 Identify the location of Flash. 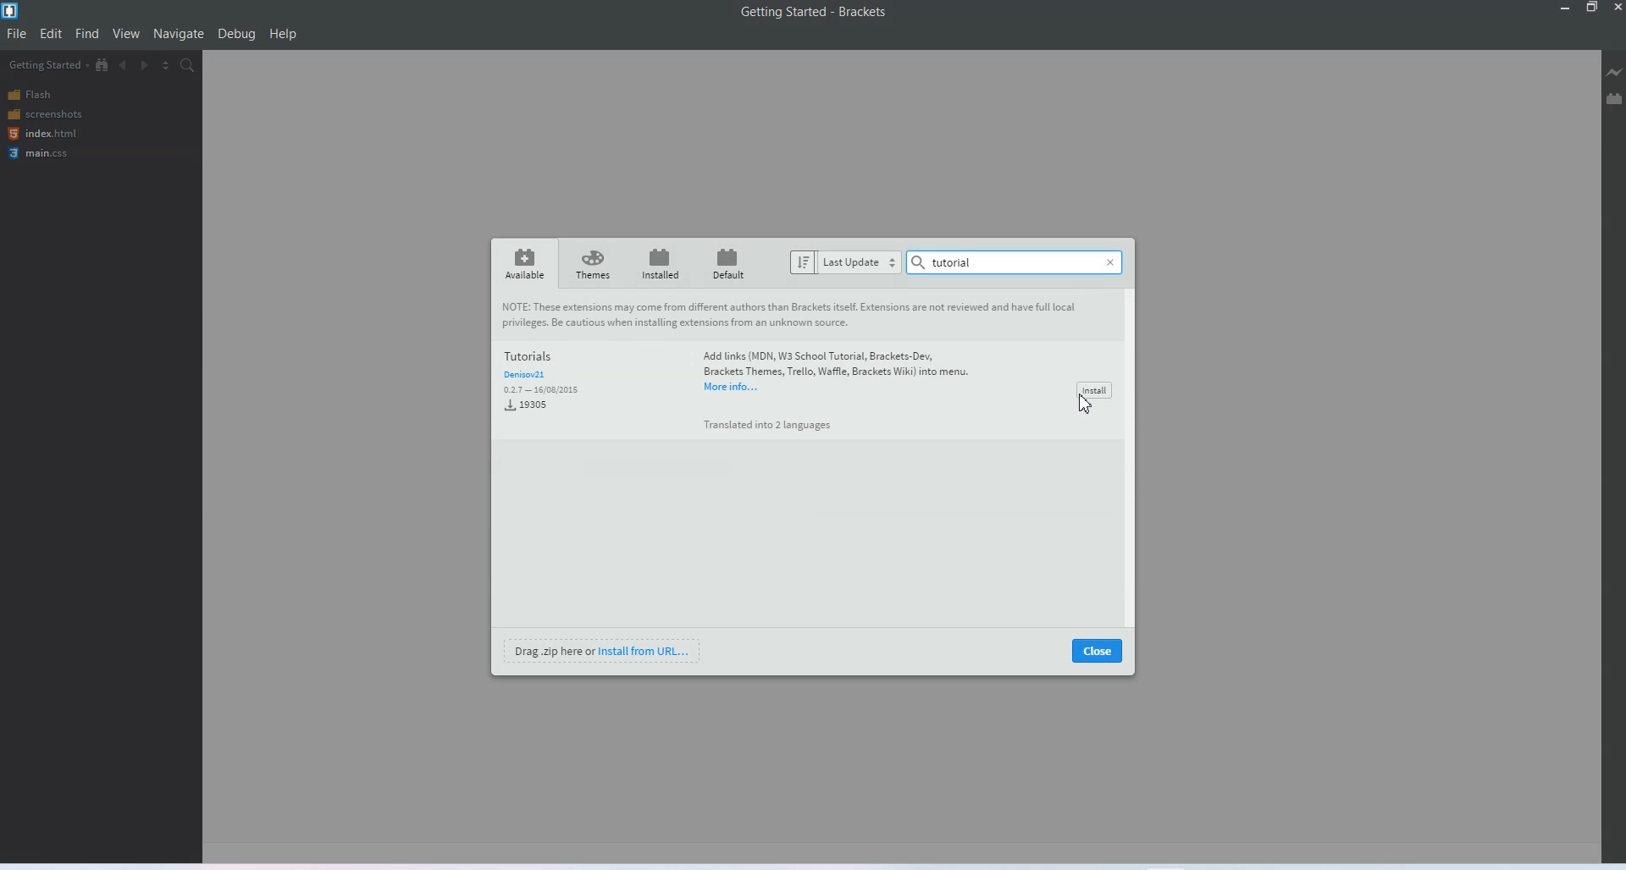
(47, 95).